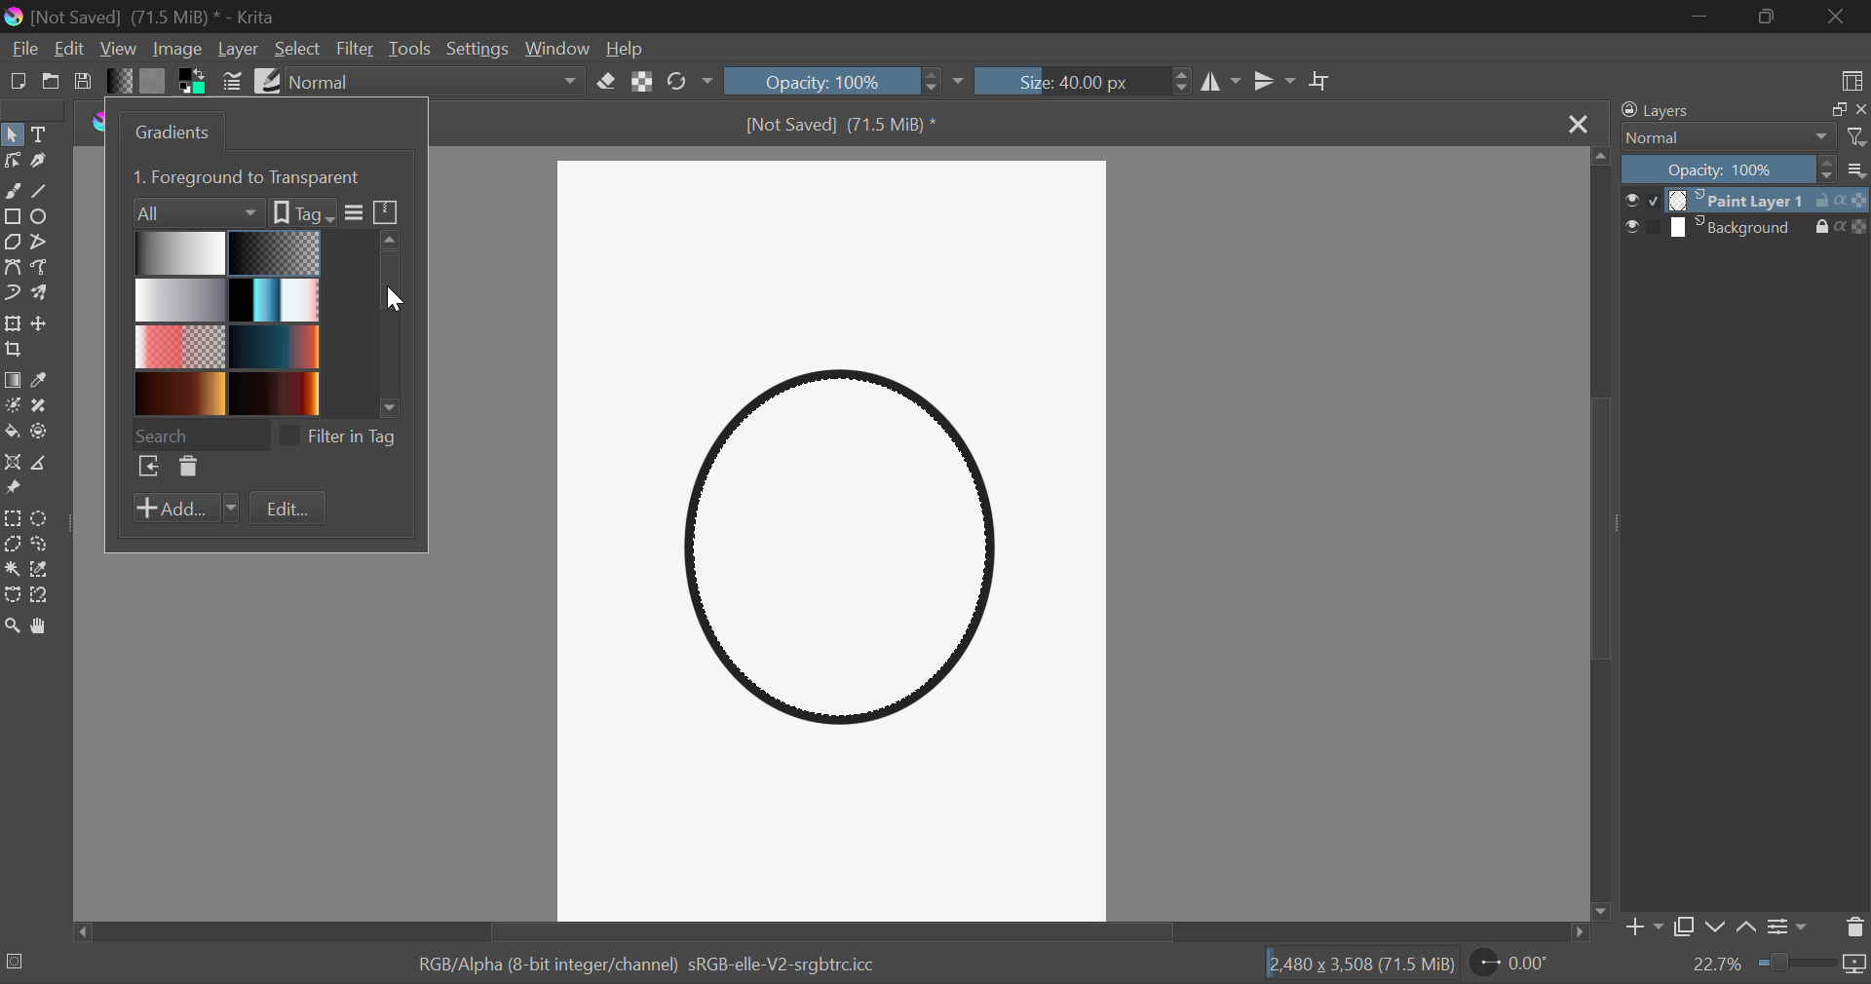  I want to click on Choose Workspace, so click(1852, 80).